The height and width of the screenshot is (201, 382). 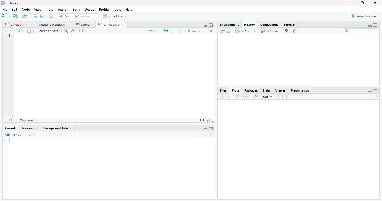 I want to click on Untitled, so click(x=16, y=24).